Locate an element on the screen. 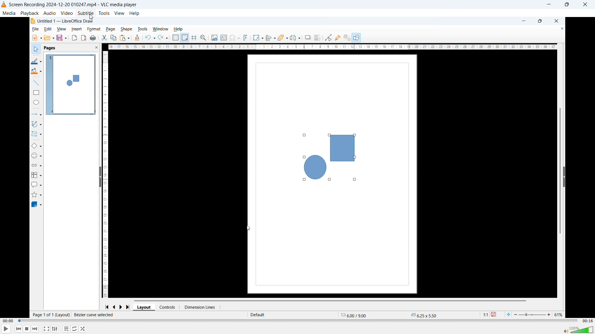  Cursor  is located at coordinates (91, 17).